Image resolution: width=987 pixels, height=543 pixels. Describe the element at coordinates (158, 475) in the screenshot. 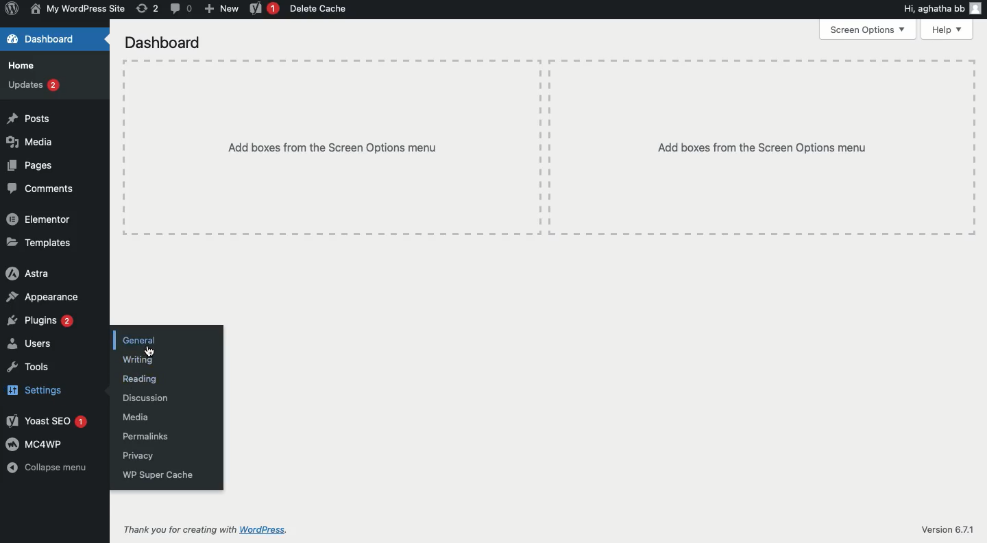

I see `WP super cache` at that location.